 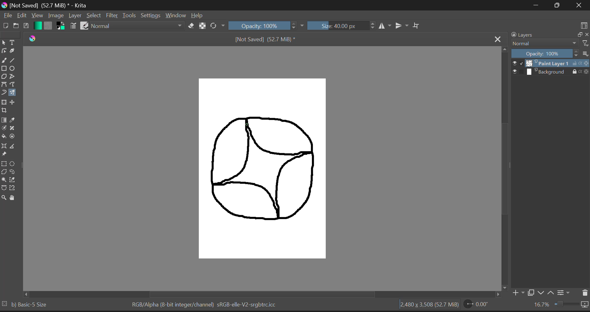 I want to click on Crop Layer, so click(x=4, y=110).